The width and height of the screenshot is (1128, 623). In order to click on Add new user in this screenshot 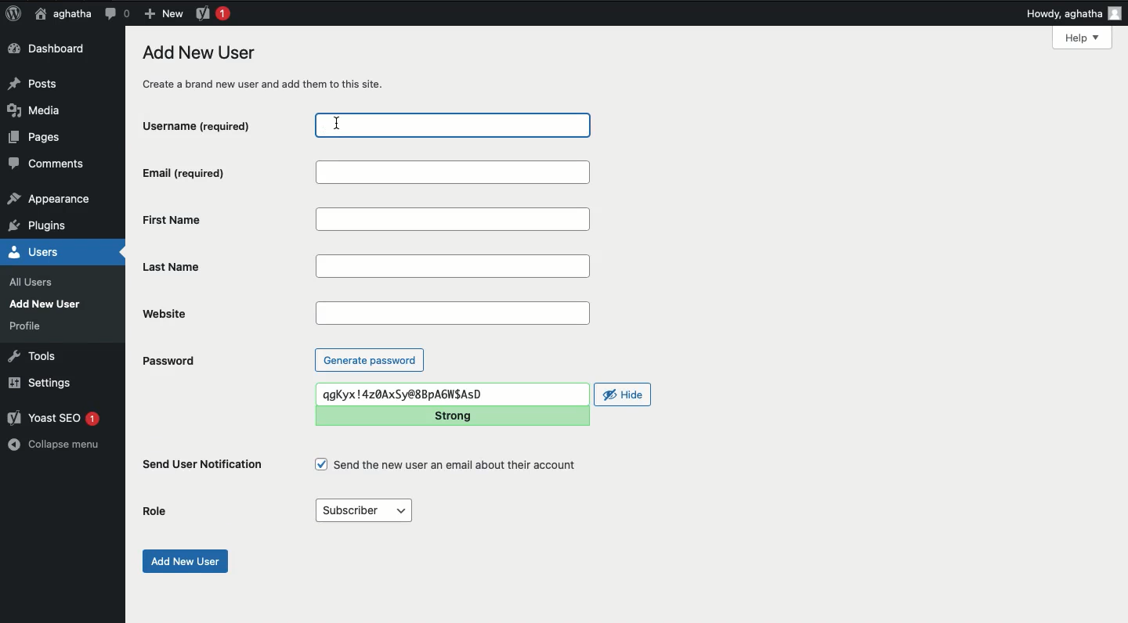, I will do `click(183, 561)`.